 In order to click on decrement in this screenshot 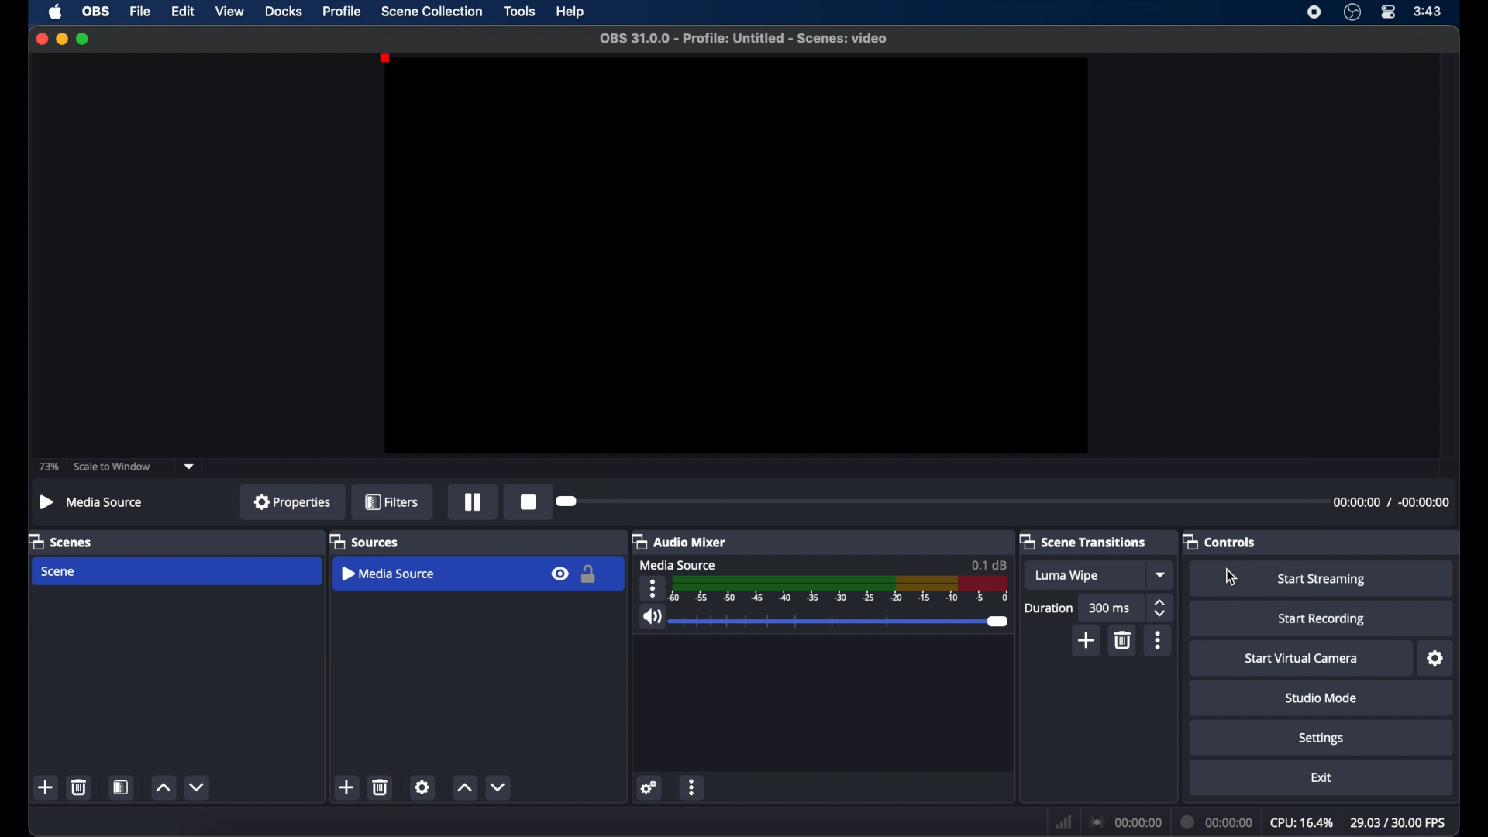, I will do `click(198, 787)`.